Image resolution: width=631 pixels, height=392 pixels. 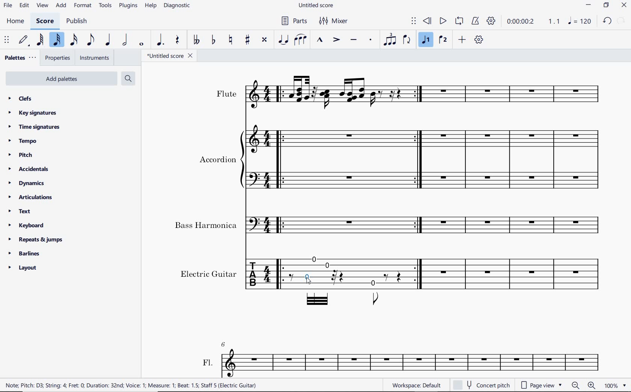 I want to click on palettes, so click(x=20, y=59).